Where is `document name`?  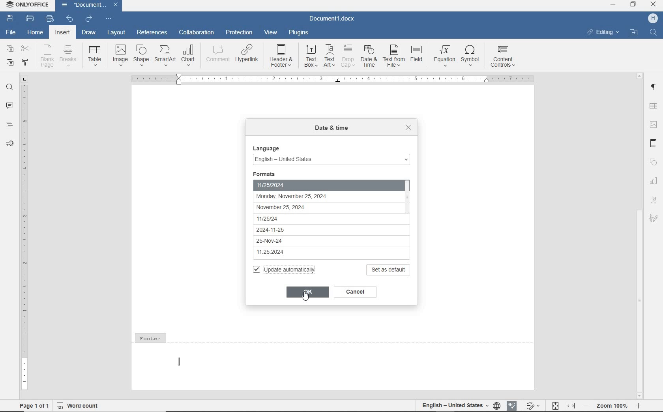 document name is located at coordinates (333, 19).